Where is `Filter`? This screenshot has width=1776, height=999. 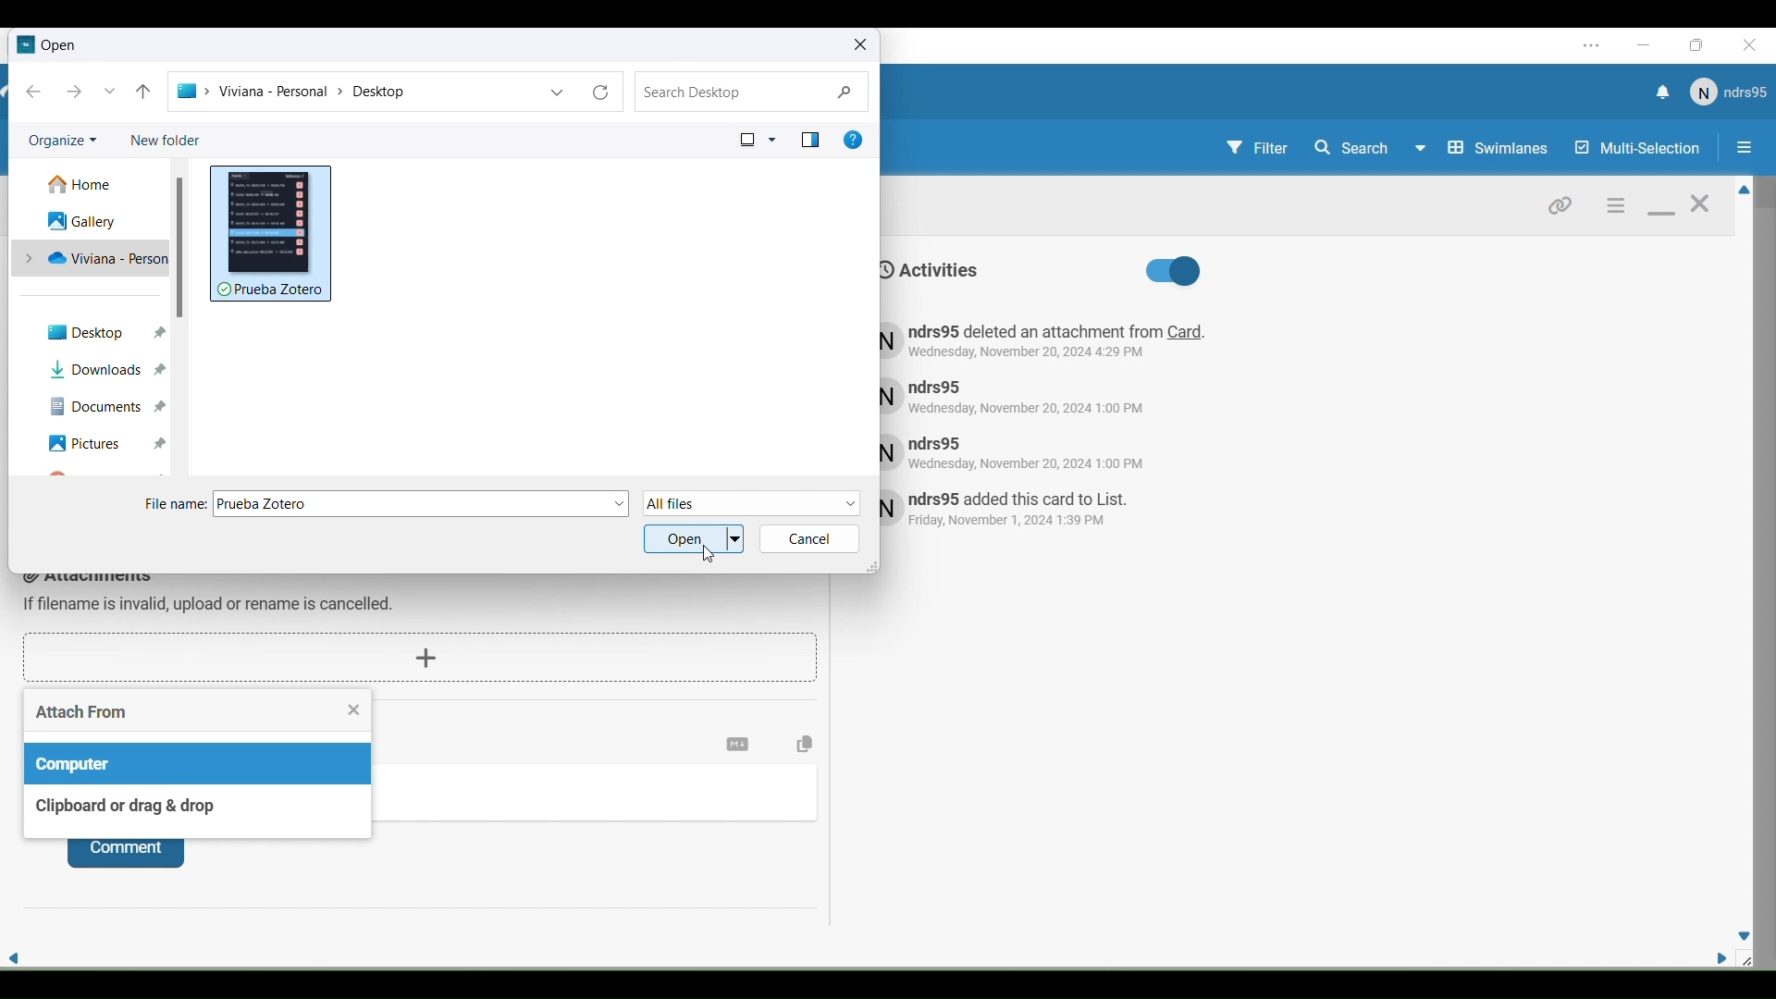 Filter is located at coordinates (1256, 151).